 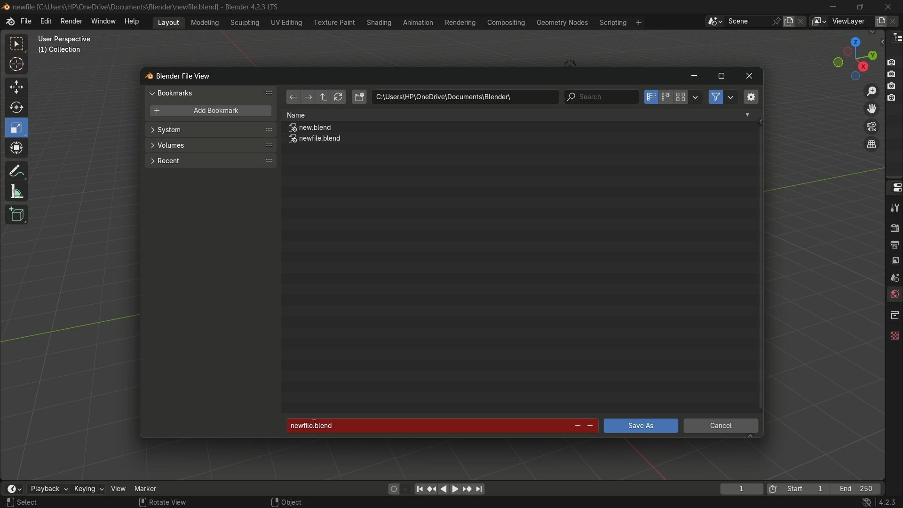 I want to click on move view layer, so click(x=871, y=108).